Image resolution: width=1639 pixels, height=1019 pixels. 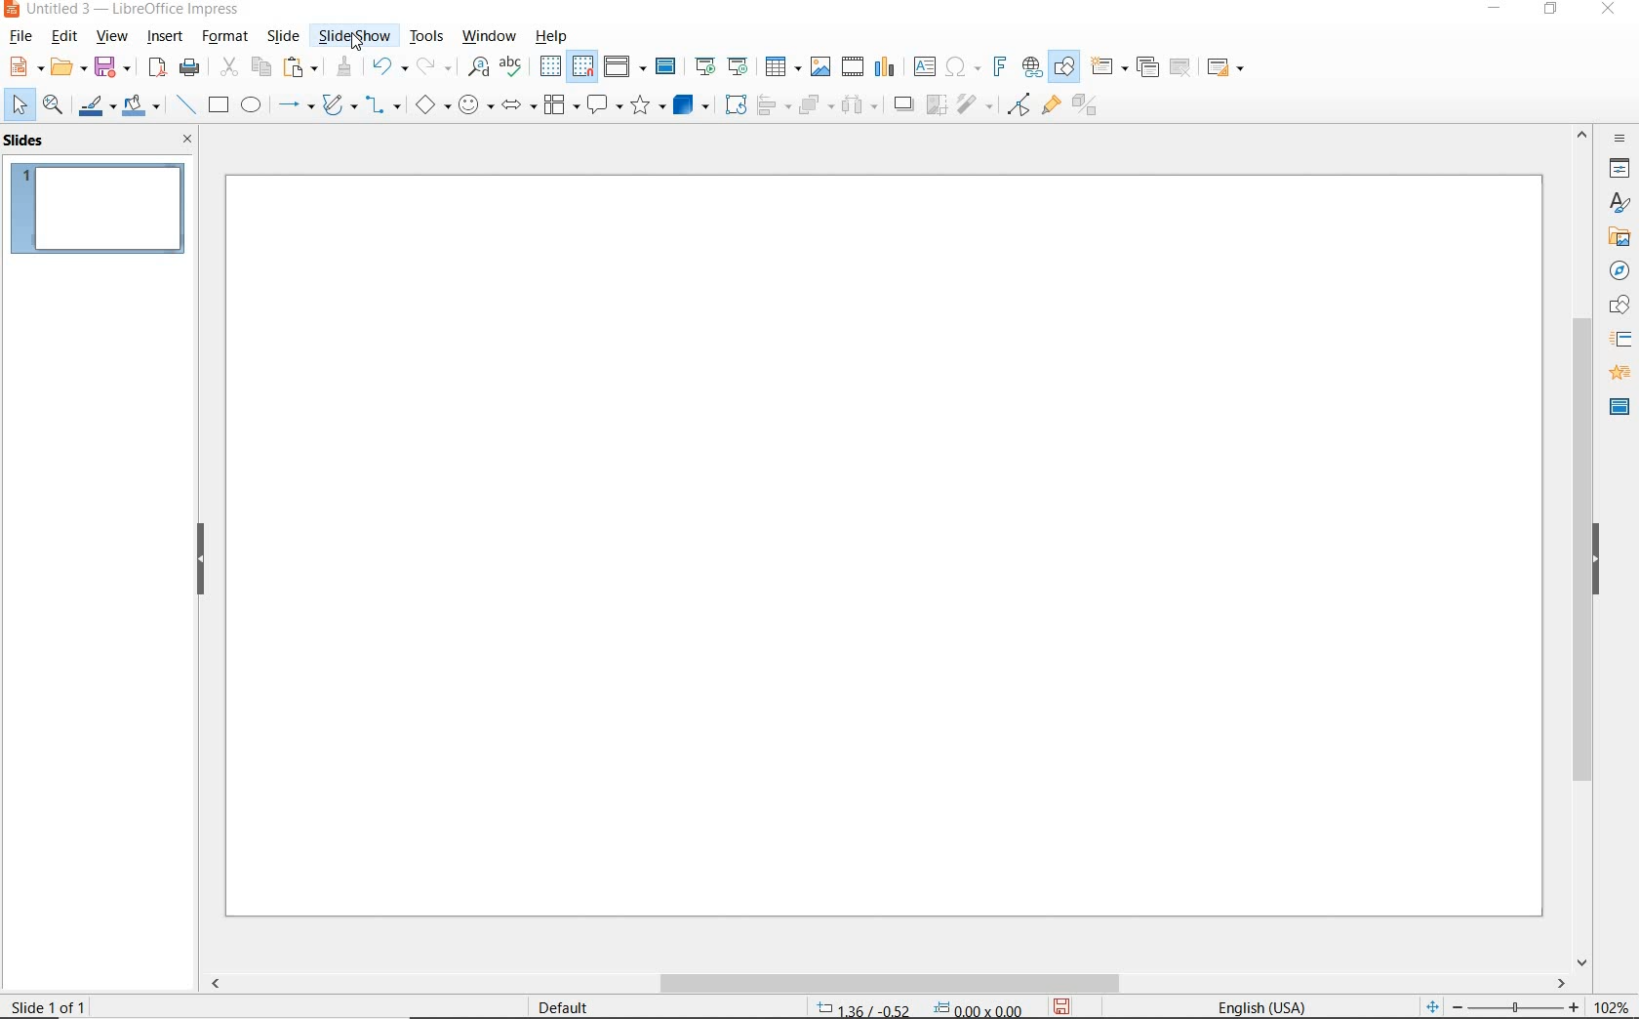 I want to click on ROTATE, so click(x=738, y=104).